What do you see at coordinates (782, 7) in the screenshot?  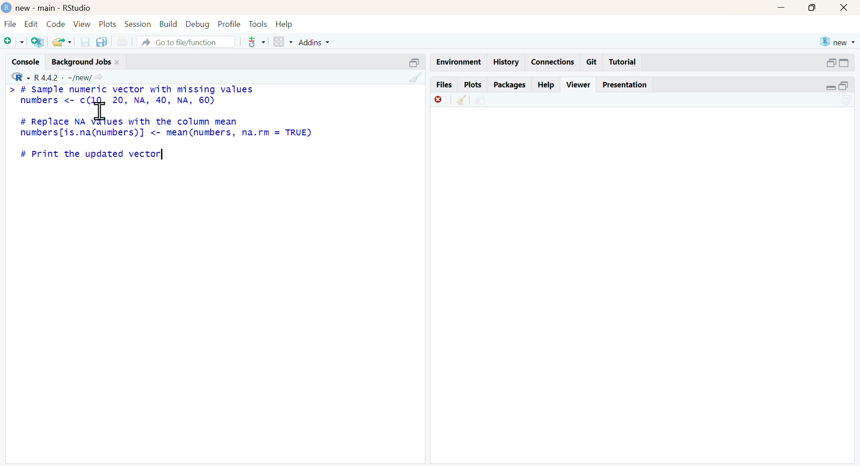 I see `minimise` at bounding box center [782, 7].